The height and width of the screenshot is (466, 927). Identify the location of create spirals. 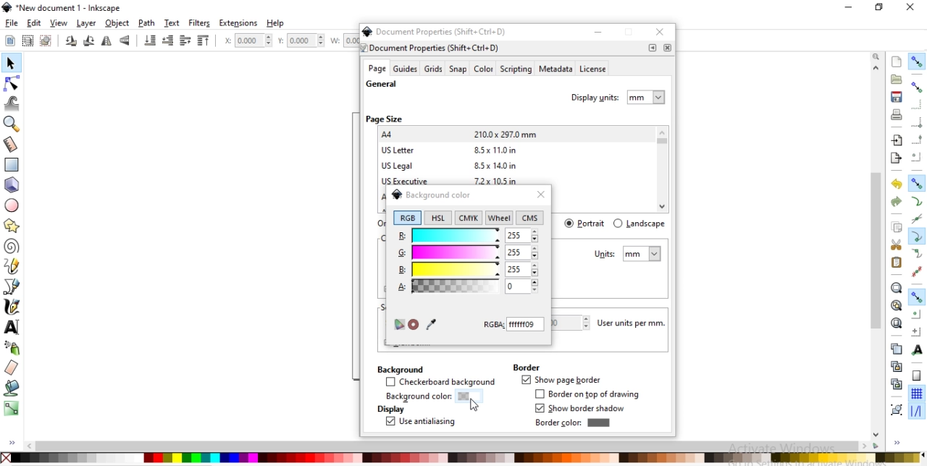
(12, 247).